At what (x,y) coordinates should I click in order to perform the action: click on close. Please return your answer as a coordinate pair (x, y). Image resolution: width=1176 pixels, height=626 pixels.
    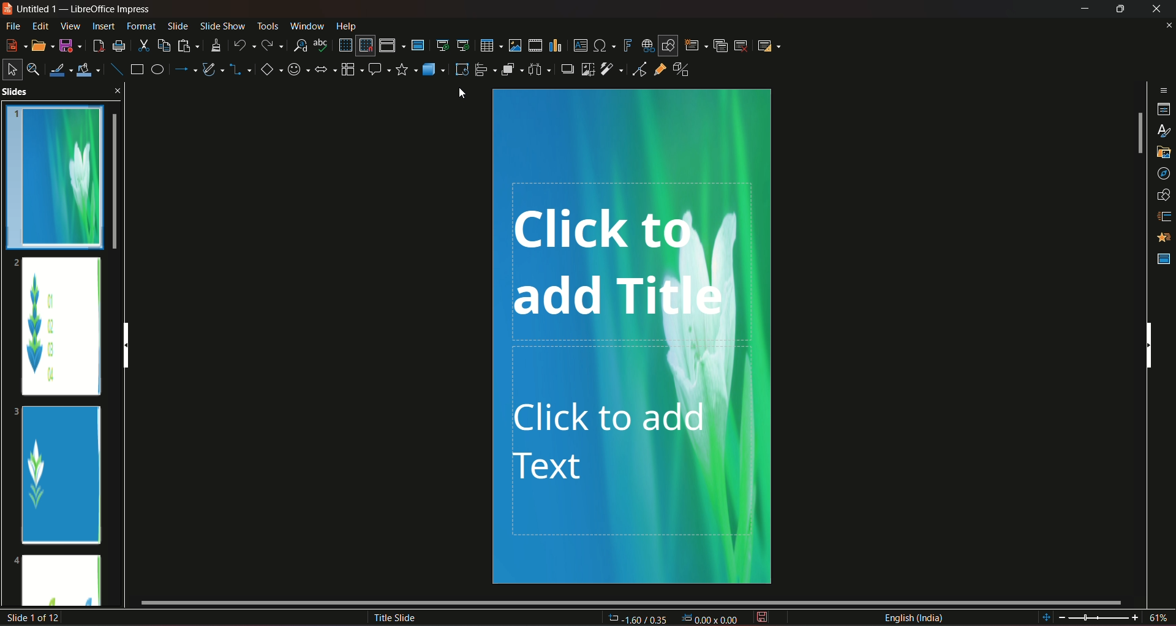
    Looking at the image, I should click on (1166, 26).